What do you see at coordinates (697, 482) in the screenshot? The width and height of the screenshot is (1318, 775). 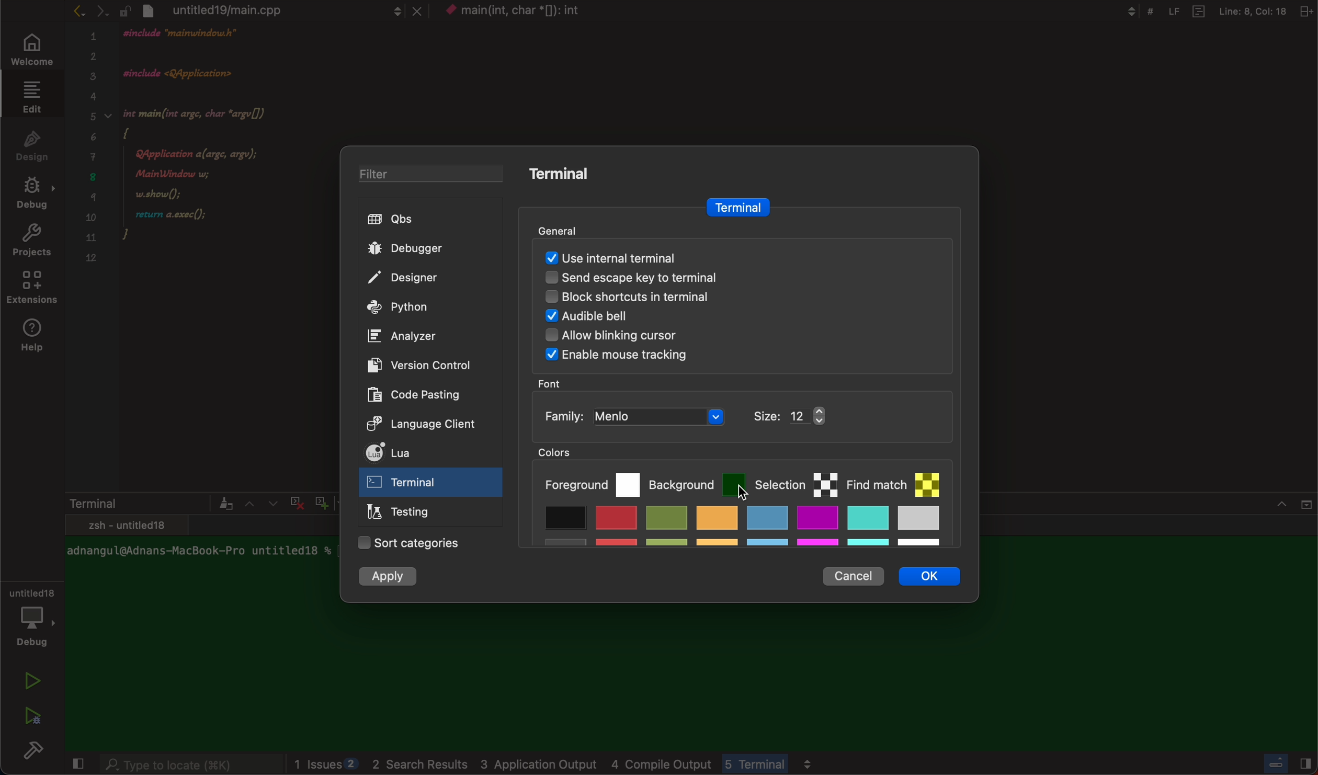 I see `Background ` at bounding box center [697, 482].